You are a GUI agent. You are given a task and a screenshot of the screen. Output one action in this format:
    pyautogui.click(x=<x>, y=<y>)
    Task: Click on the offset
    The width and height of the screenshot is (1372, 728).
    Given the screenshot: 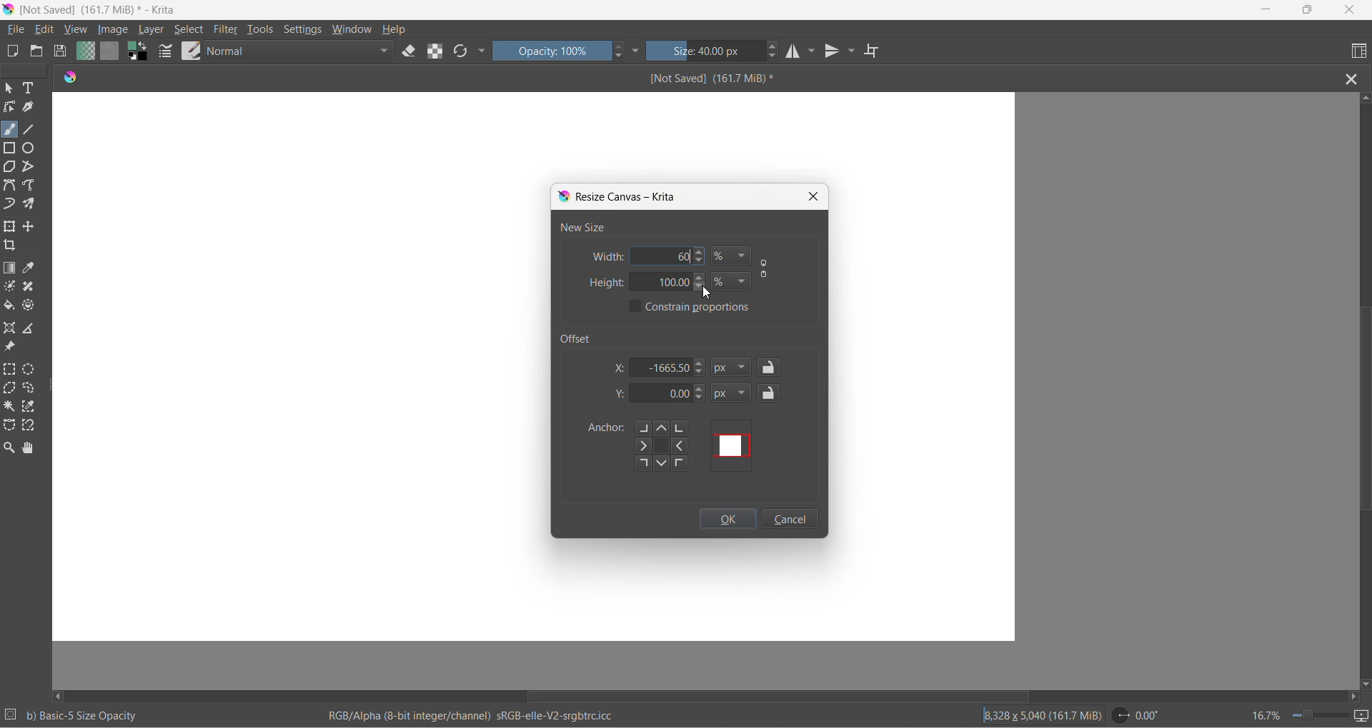 What is the action you would take?
    pyautogui.click(x=581, y=338)
    